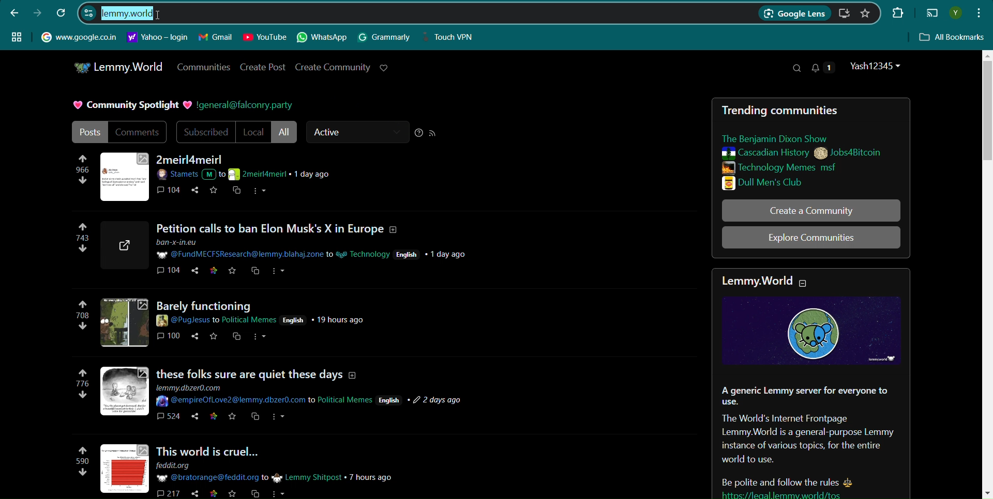 This screenshot has height=499, width=993. Describe the element at coordinates (37, 13) in the screenshot. I see `Forward` at that location.